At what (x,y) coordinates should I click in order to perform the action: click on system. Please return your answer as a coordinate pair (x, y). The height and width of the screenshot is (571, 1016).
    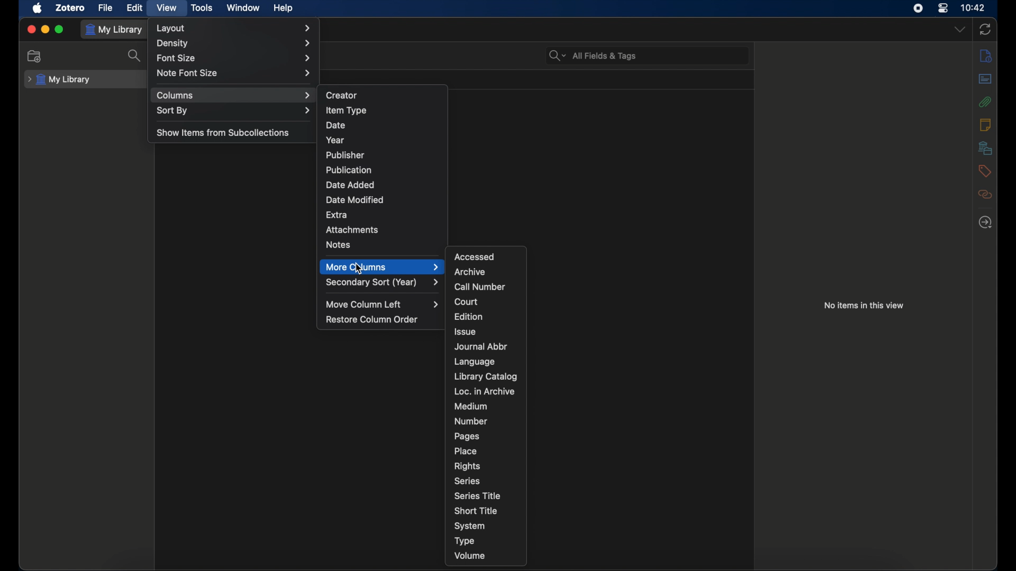
    Looking at the image, I should click on (470, 527).